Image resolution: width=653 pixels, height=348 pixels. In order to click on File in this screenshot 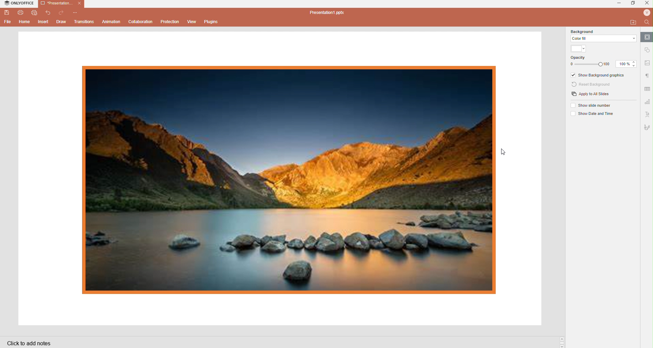, I will do `click(7, 22)`.